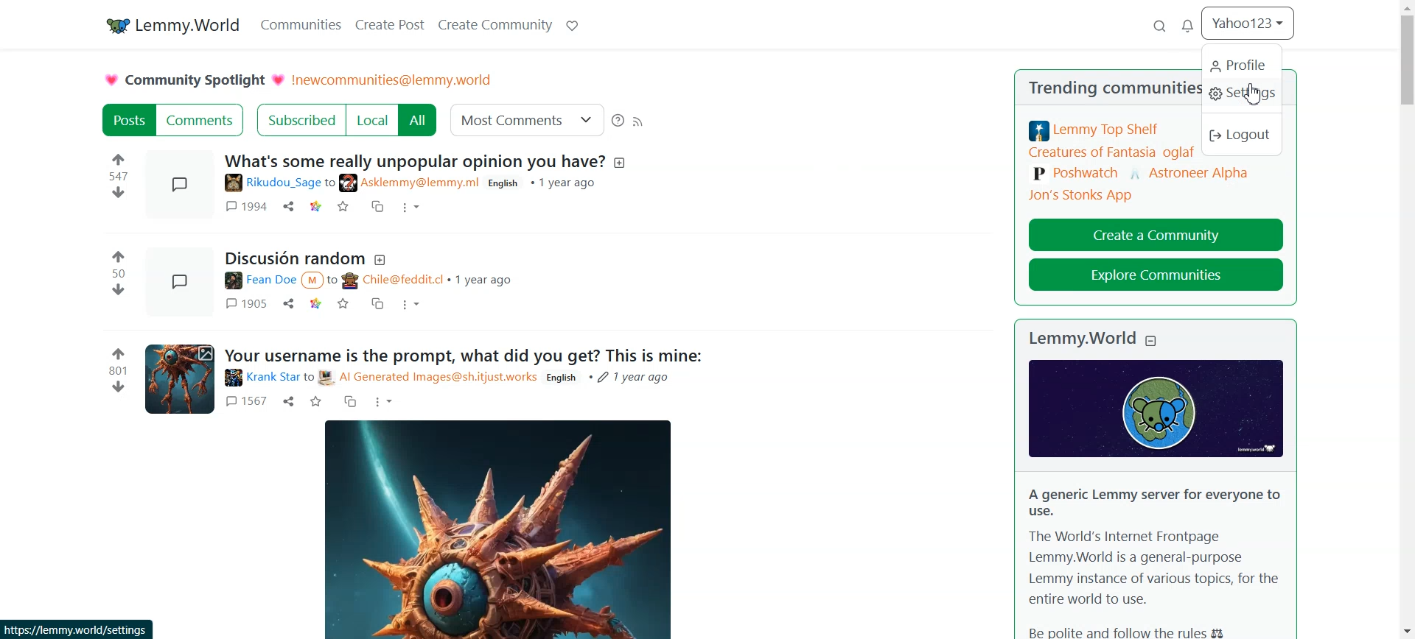  I want to click on lemmy top shelf, so click(1096, 130).